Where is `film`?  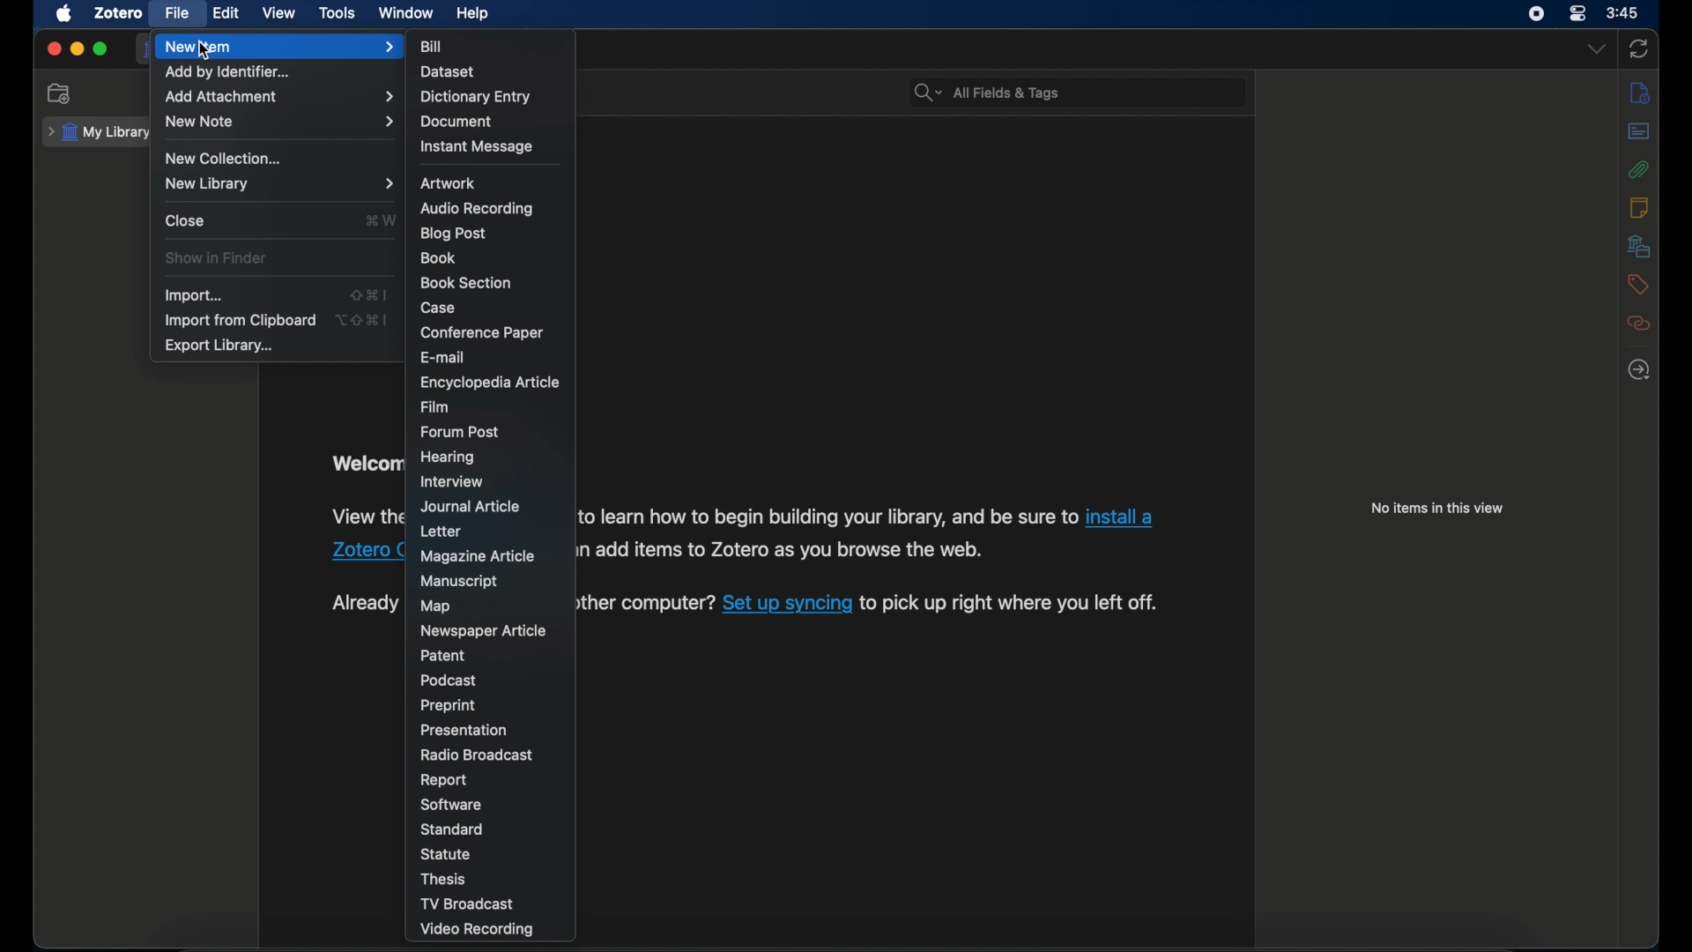
film is located at coordinates (440, 406).